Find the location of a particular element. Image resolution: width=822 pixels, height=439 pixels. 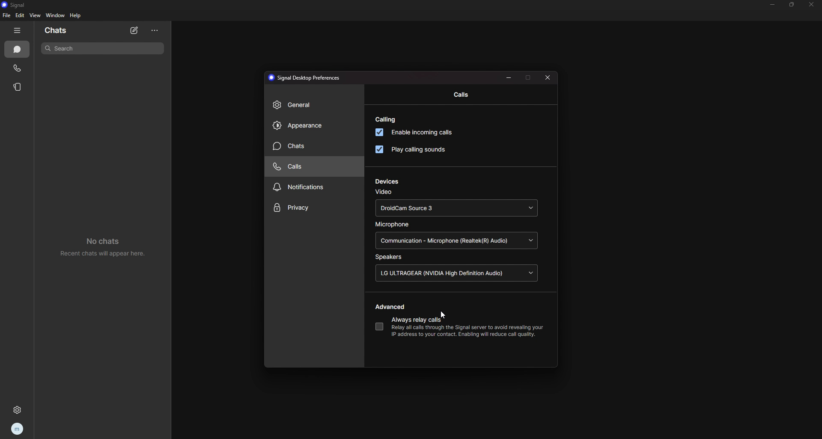

hide tab is located at coordinates (18, 30).